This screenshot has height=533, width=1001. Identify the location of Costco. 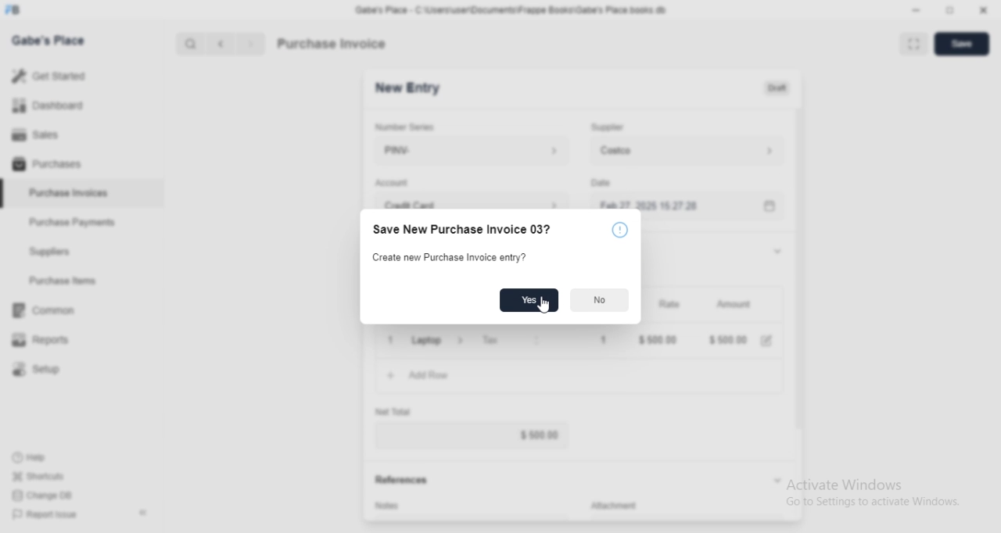
(687, 151).